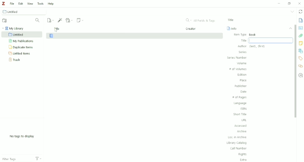 The image size is (304, 162). I want to click on My Library, so click(14, 28).